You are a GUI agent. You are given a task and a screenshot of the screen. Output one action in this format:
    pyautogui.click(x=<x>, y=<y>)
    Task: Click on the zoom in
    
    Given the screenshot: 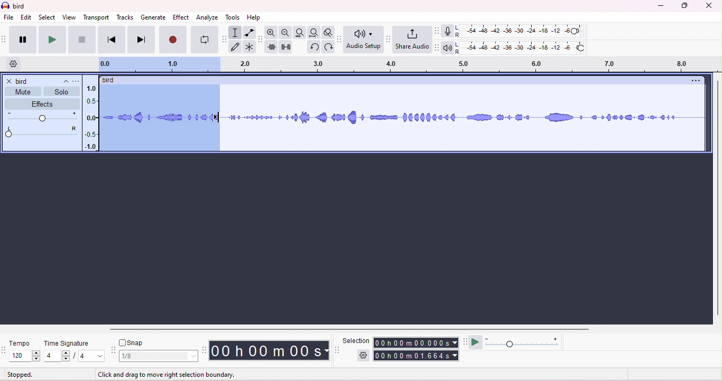 What is the action you would take?
    pyautogui.click(x=272, y=32)
    